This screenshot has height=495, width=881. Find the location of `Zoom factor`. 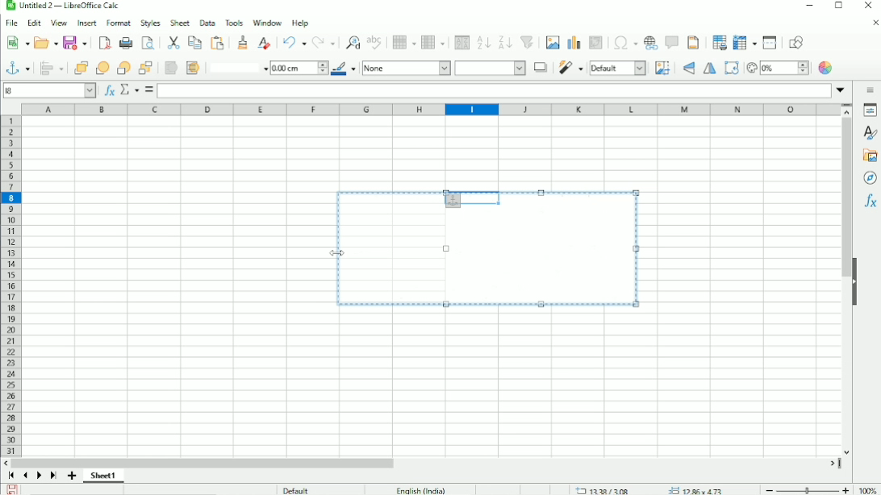

Zoom factor is located at coordinates (866, 489).